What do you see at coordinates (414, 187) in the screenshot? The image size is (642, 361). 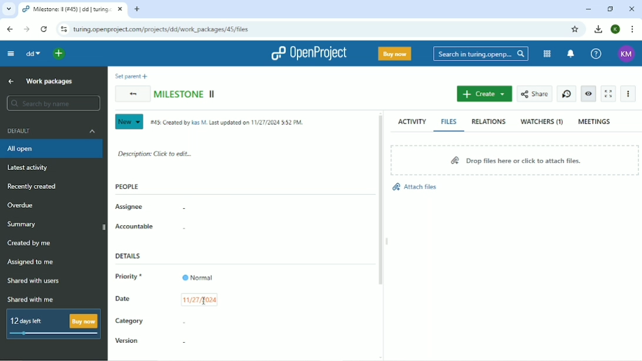 I see `Attach files` at bounding box center [414, 187].